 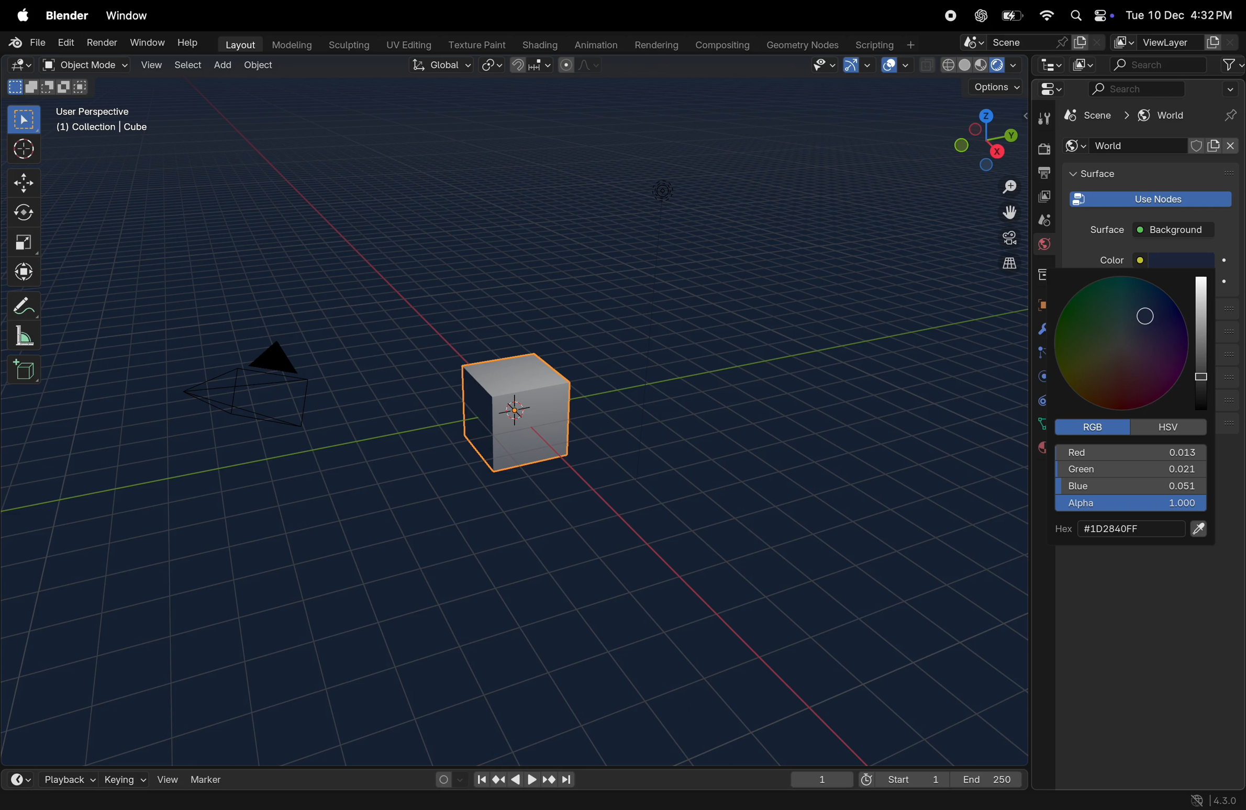 What do you see at coordinates (102, 44) in the screenshot?
I see `render` at bounding box center [102, 44].